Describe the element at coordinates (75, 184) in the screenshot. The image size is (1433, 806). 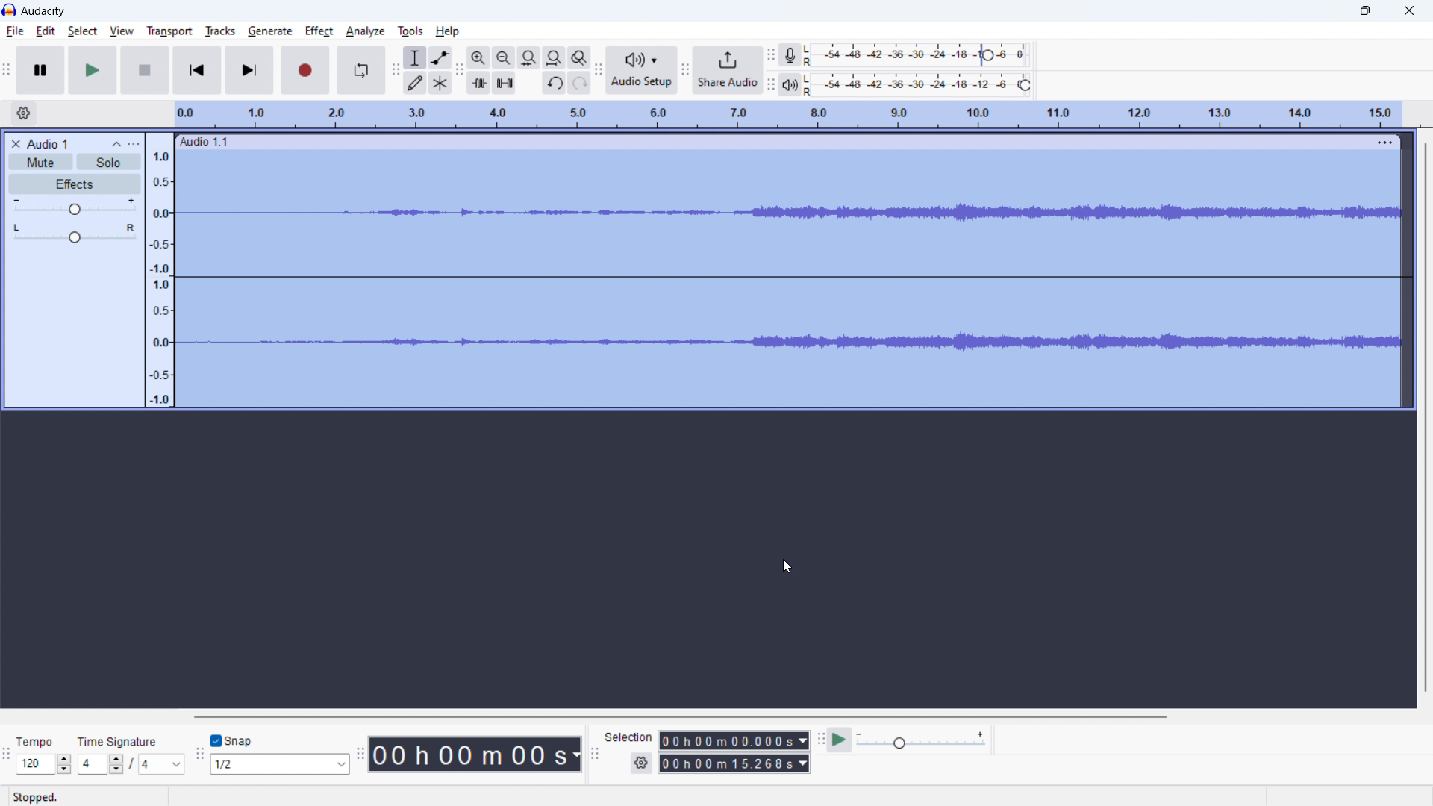
I see `effects` at that location.